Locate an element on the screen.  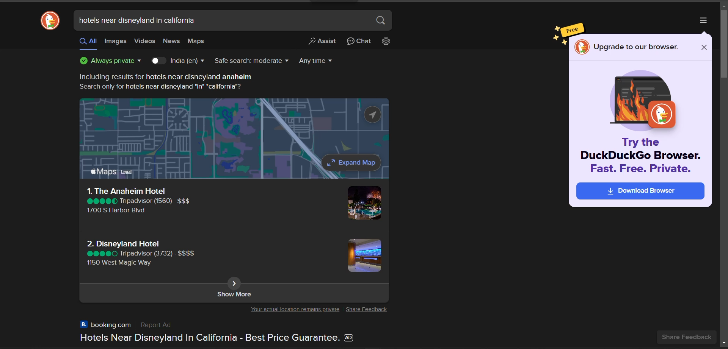
metadata is located at coordinates (294, 310).